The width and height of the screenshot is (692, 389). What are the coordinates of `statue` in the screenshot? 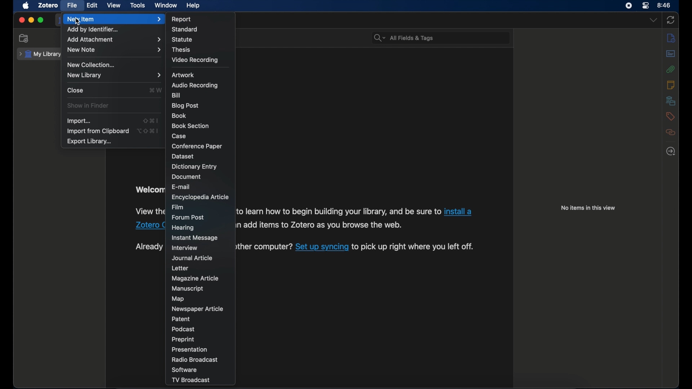 It's located at (182, 40).